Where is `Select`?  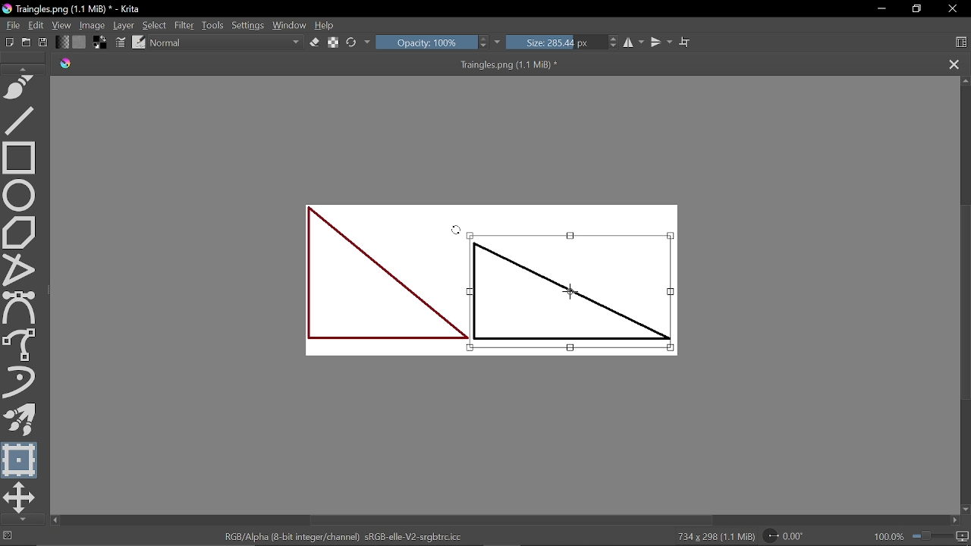 Select is located at coordinates (154, 25).